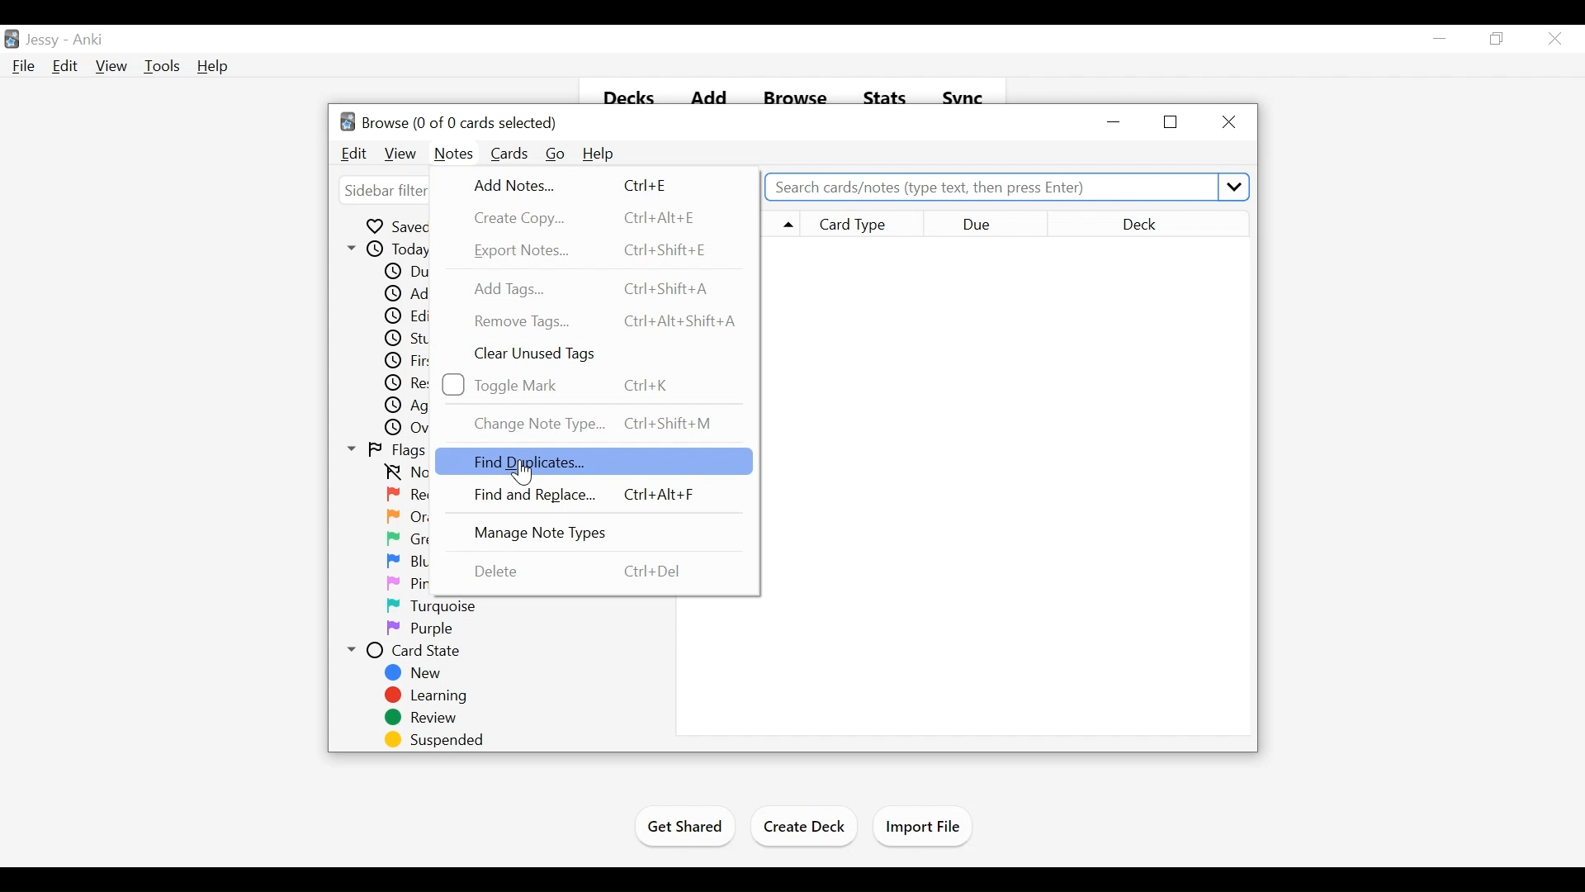  I want to click on minimize, so click(1116, 121).